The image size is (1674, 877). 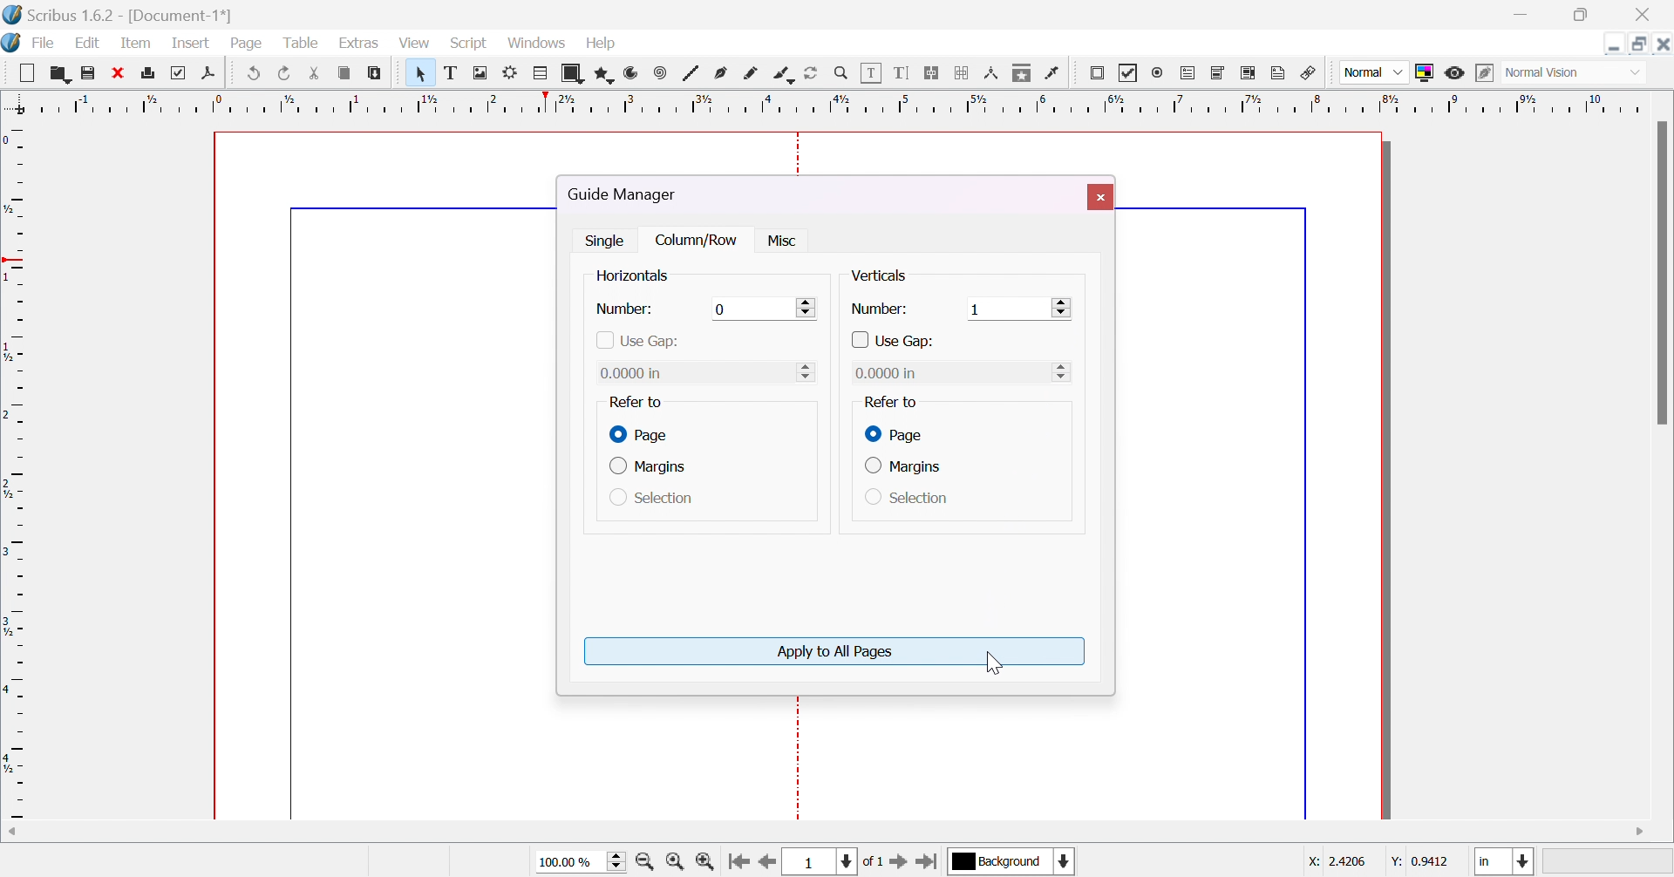 I want to click on rotate item, so click(x=811, y=74).